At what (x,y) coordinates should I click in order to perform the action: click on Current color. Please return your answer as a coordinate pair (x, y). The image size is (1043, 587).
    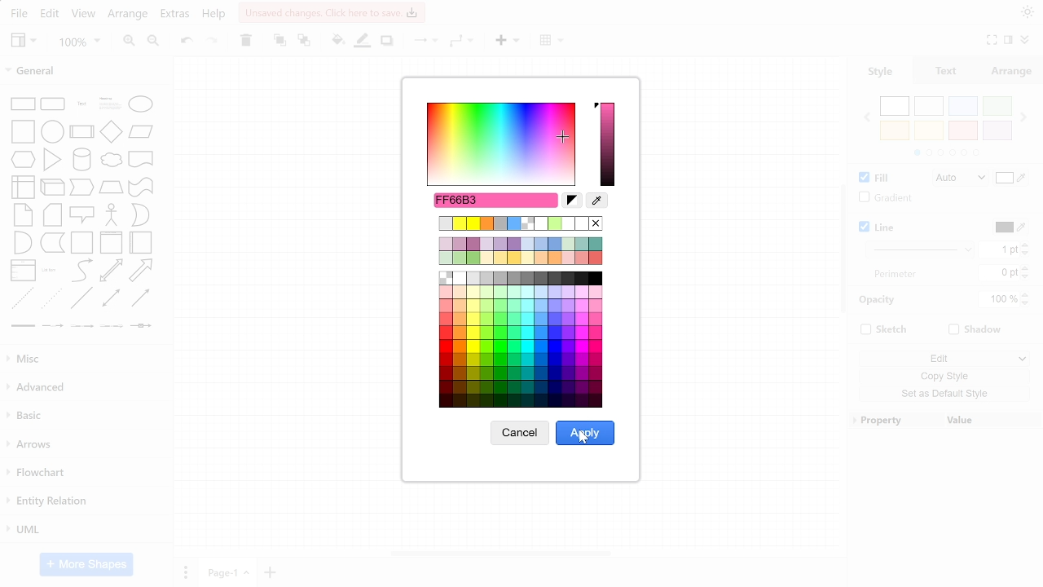
    Looking at the image, I should click on (496, 200).